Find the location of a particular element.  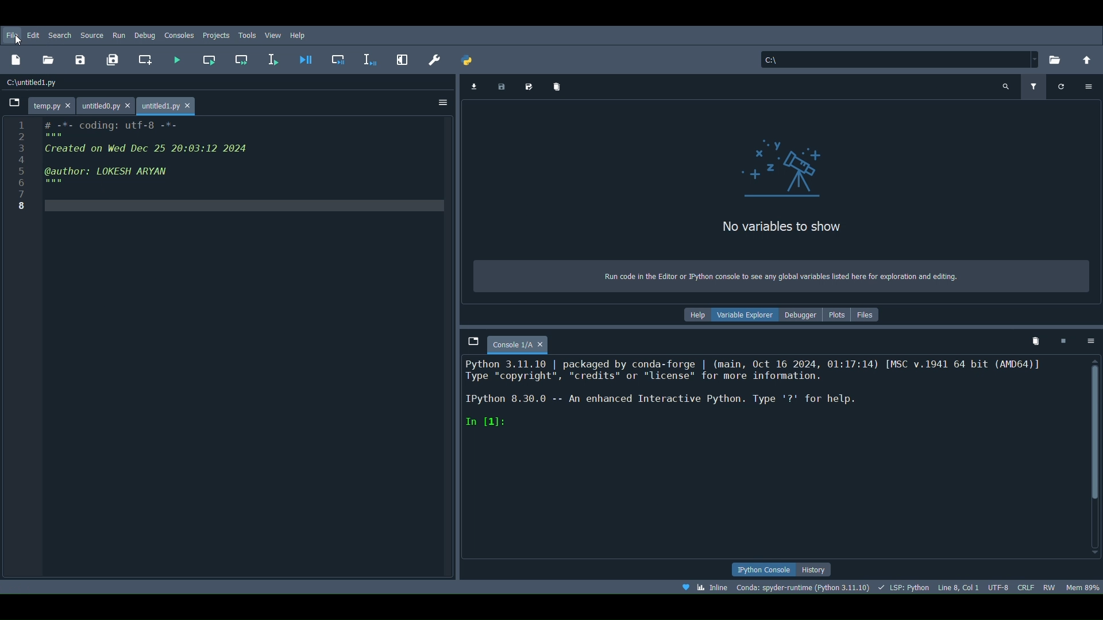

Run file (F5) is located at coordinates (176, 59).